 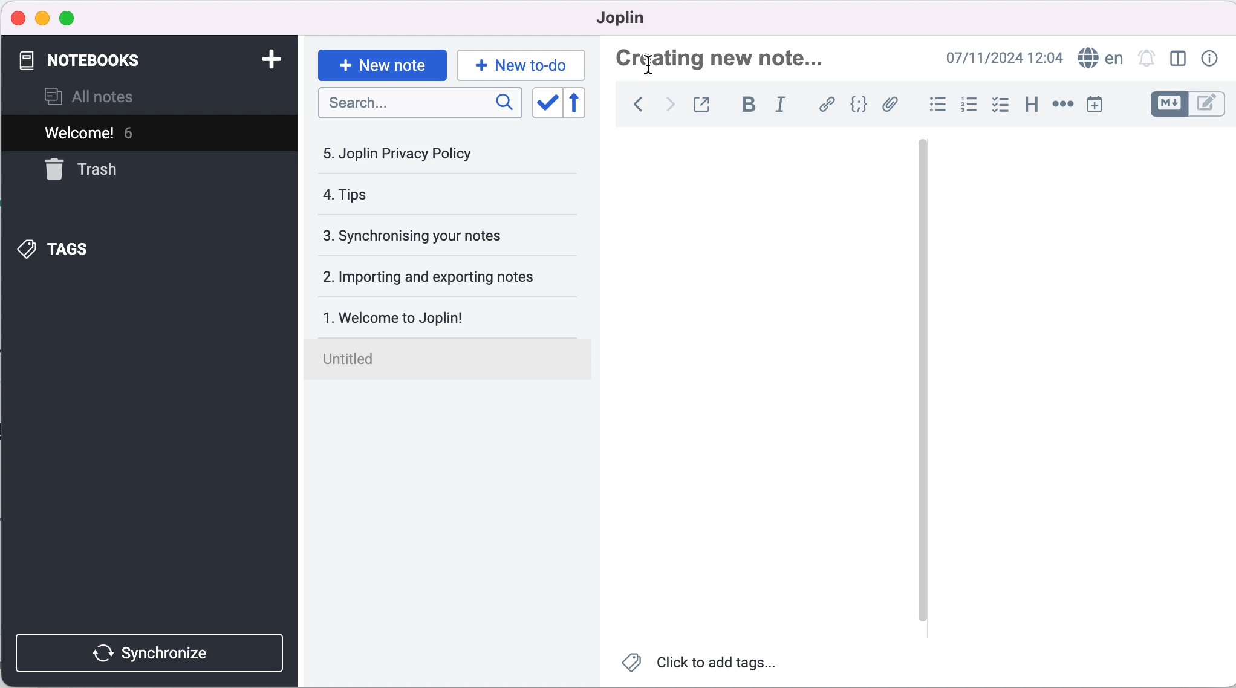 What do you see at coordinates (445, 237) in the screenshot?
I see `synchronising your notes` at bounding box center [445, 237].